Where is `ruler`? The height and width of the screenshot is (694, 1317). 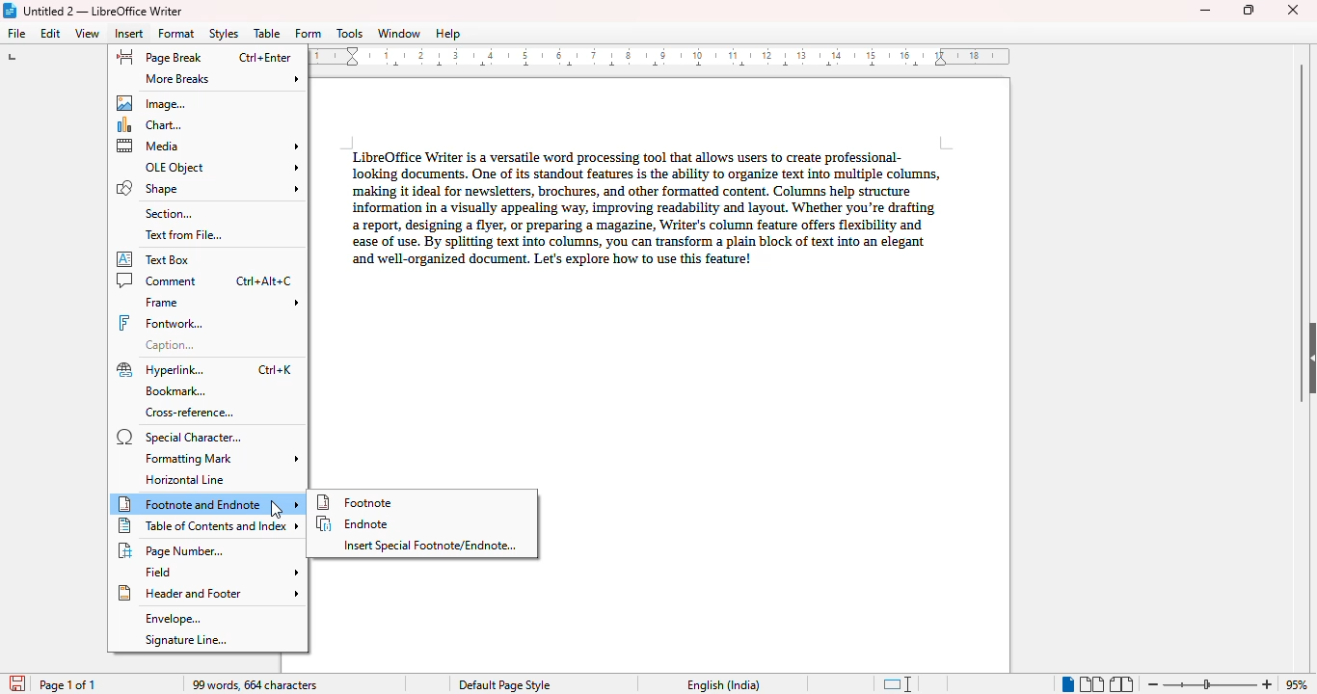 ruler is located at coordinates (652, 56).